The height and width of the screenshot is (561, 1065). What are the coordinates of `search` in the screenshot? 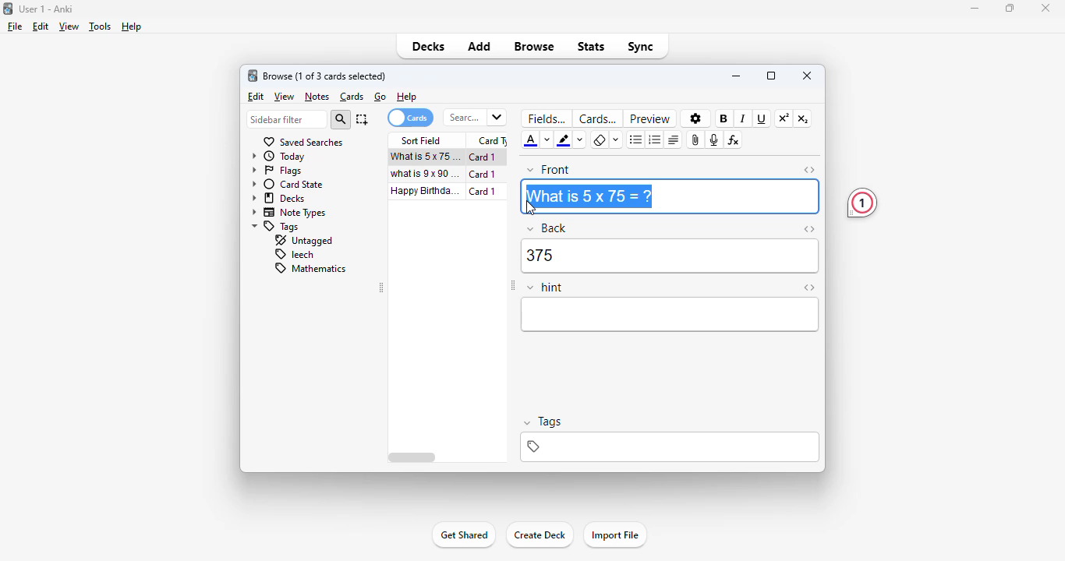 It's located at (476, 118).